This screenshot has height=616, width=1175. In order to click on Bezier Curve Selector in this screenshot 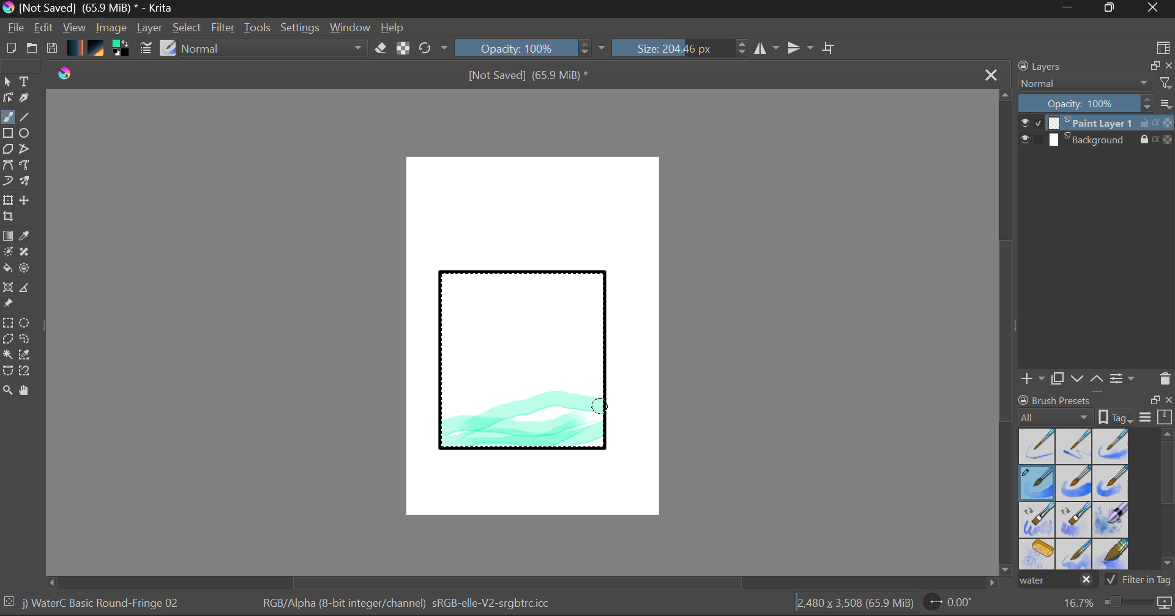, I will do `click(7, 372)`.